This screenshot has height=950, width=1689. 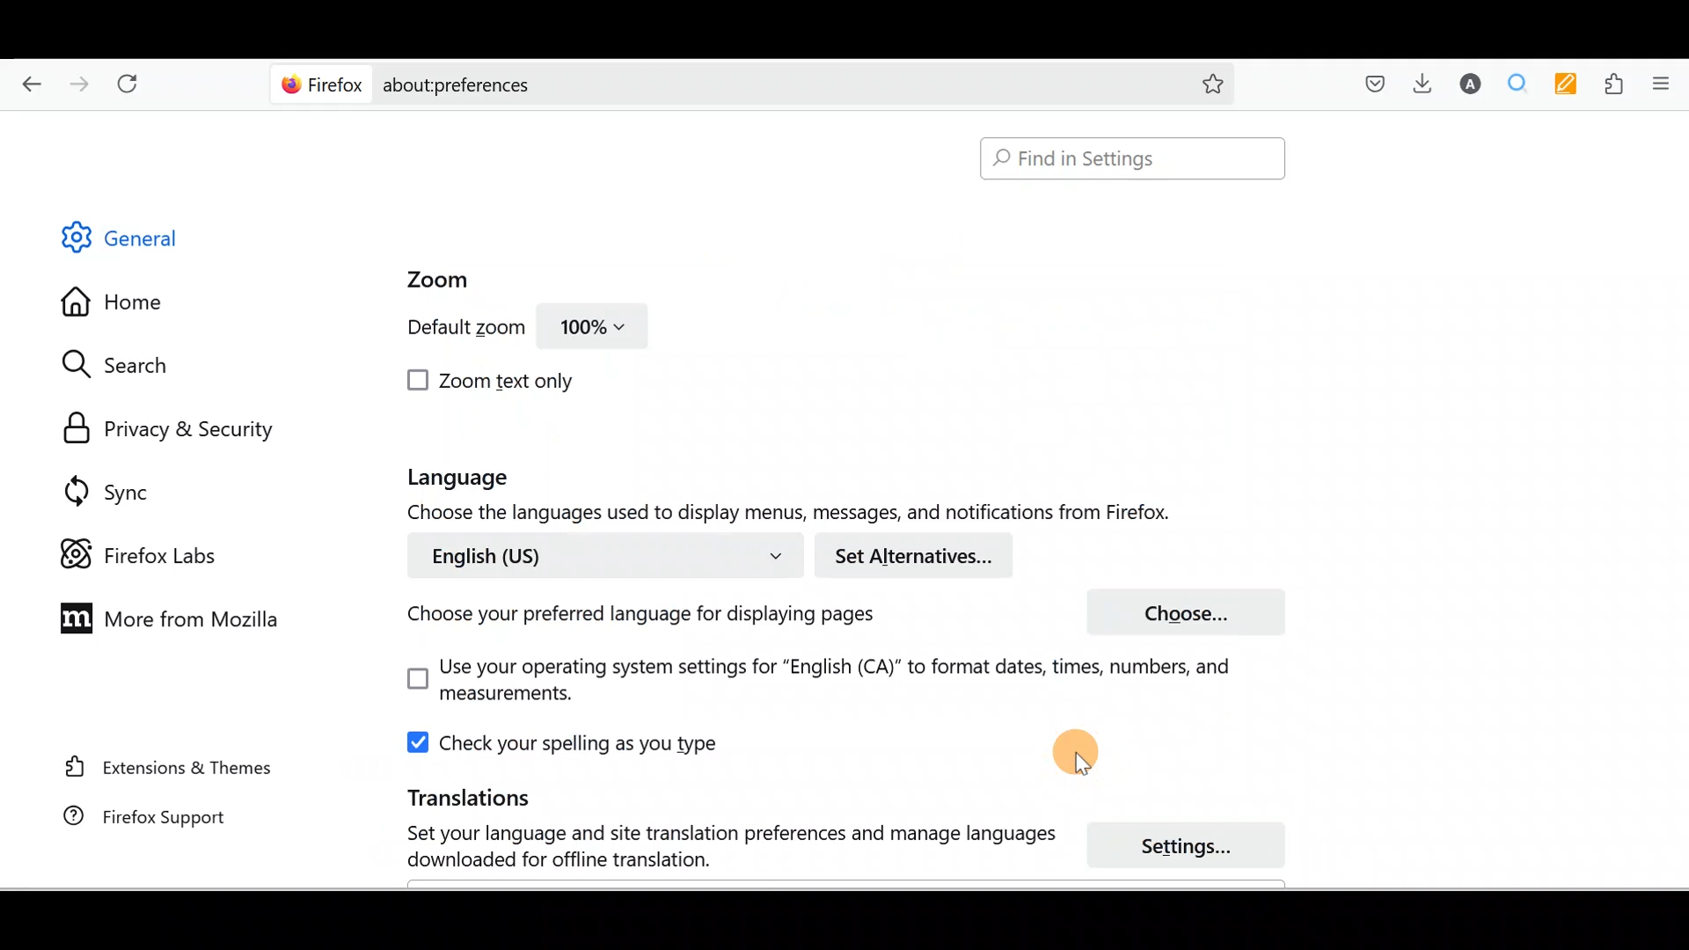 What do you see at coordinates (805, 515) in the screenshot?
I see `Choose the languages used to display menu, messages and notifications from Firefox` at bounding box center [805, 515].